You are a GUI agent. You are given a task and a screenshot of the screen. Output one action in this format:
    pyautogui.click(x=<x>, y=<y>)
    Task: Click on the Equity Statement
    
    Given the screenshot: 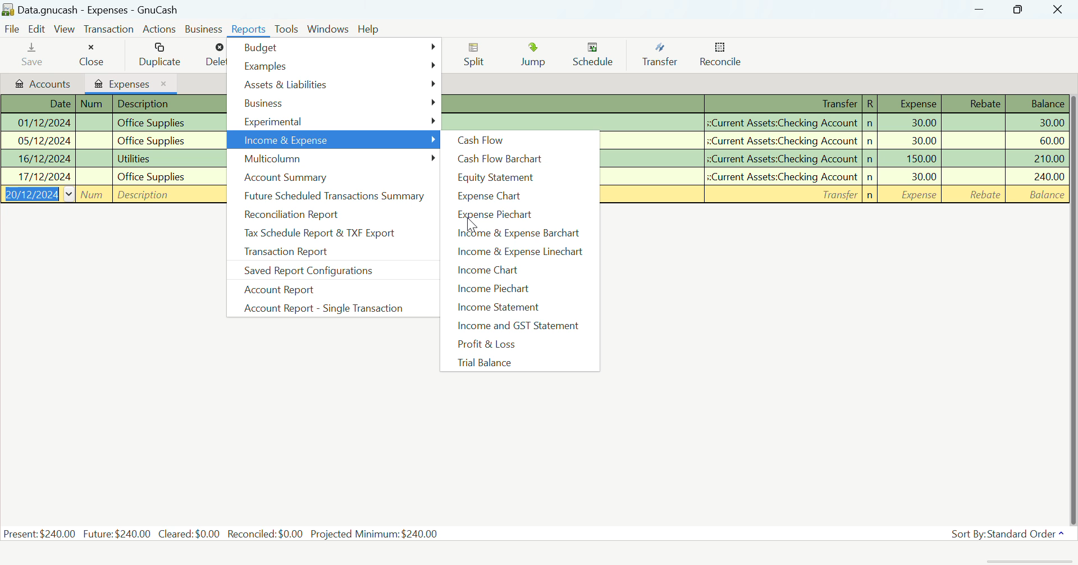 What is the action you would take?
    pyautogui.click(x=519, y=179)
    